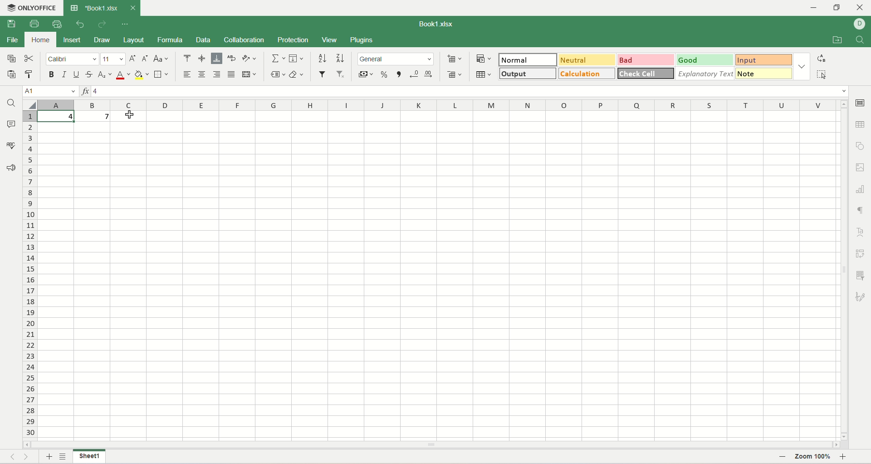  Describe the element at coordinates (455, 57) in the screenshot. I see `insert cell` at that location.